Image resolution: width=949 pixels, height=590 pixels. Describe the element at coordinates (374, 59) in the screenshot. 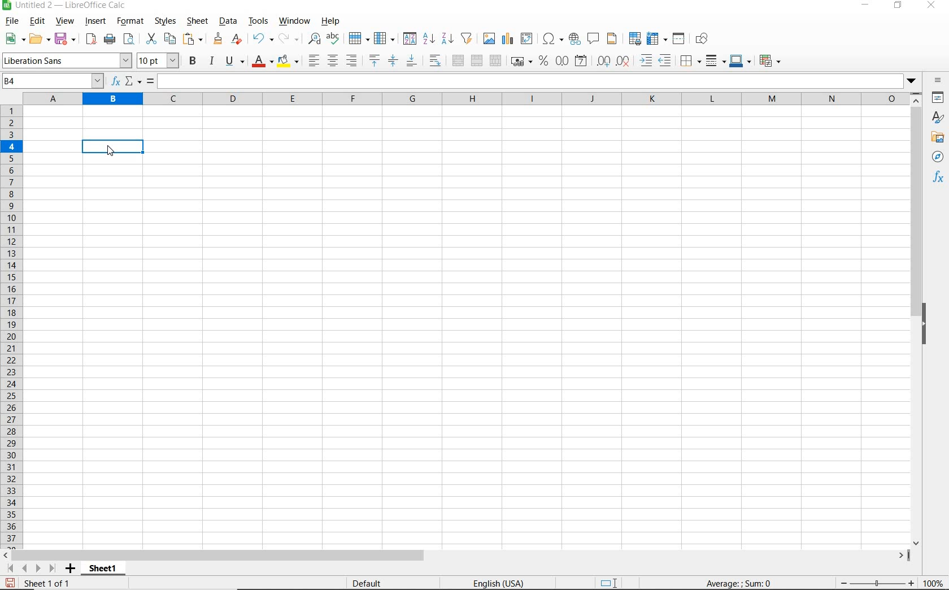

I see `align top` at that location.